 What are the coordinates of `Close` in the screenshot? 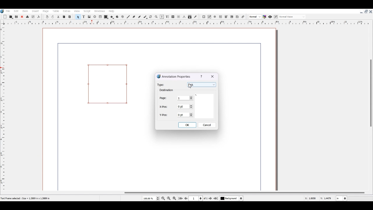 It's located at (371, 11).